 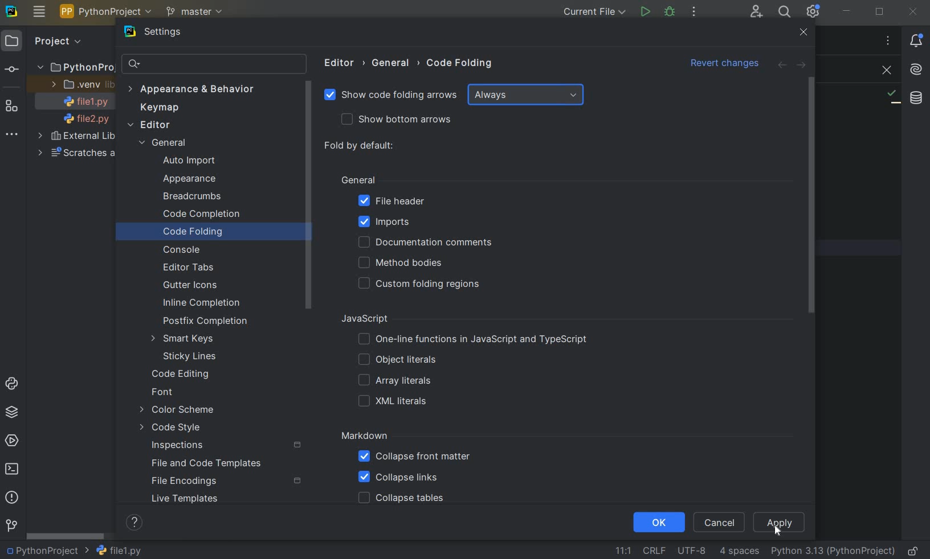 I want to click on ALWAYS, so click(x=528, y=95).